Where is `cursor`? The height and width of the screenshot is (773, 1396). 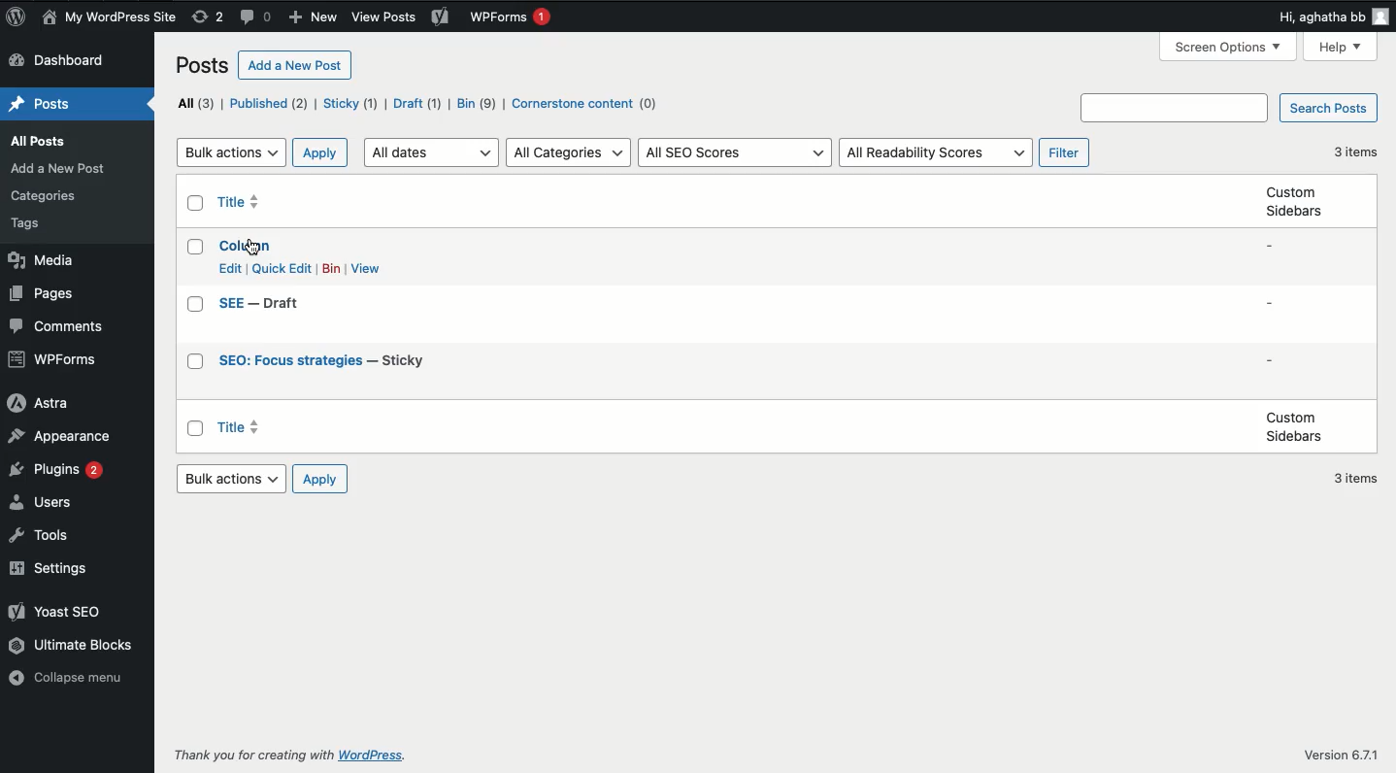 cursor is located at coordinates (254, 247).